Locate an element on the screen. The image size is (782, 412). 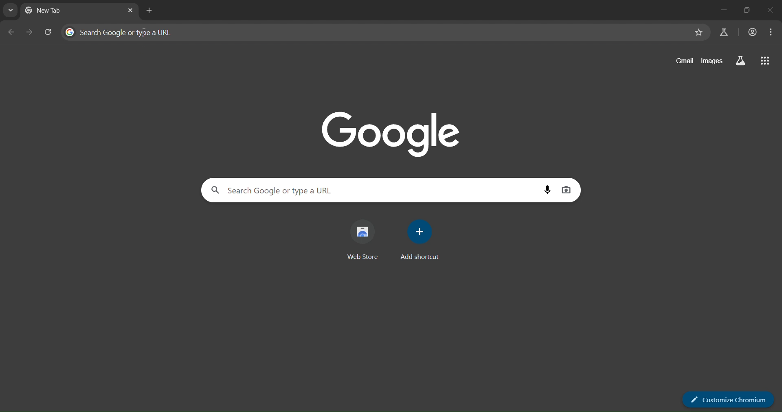
menu is located at coordinates (771, 33).